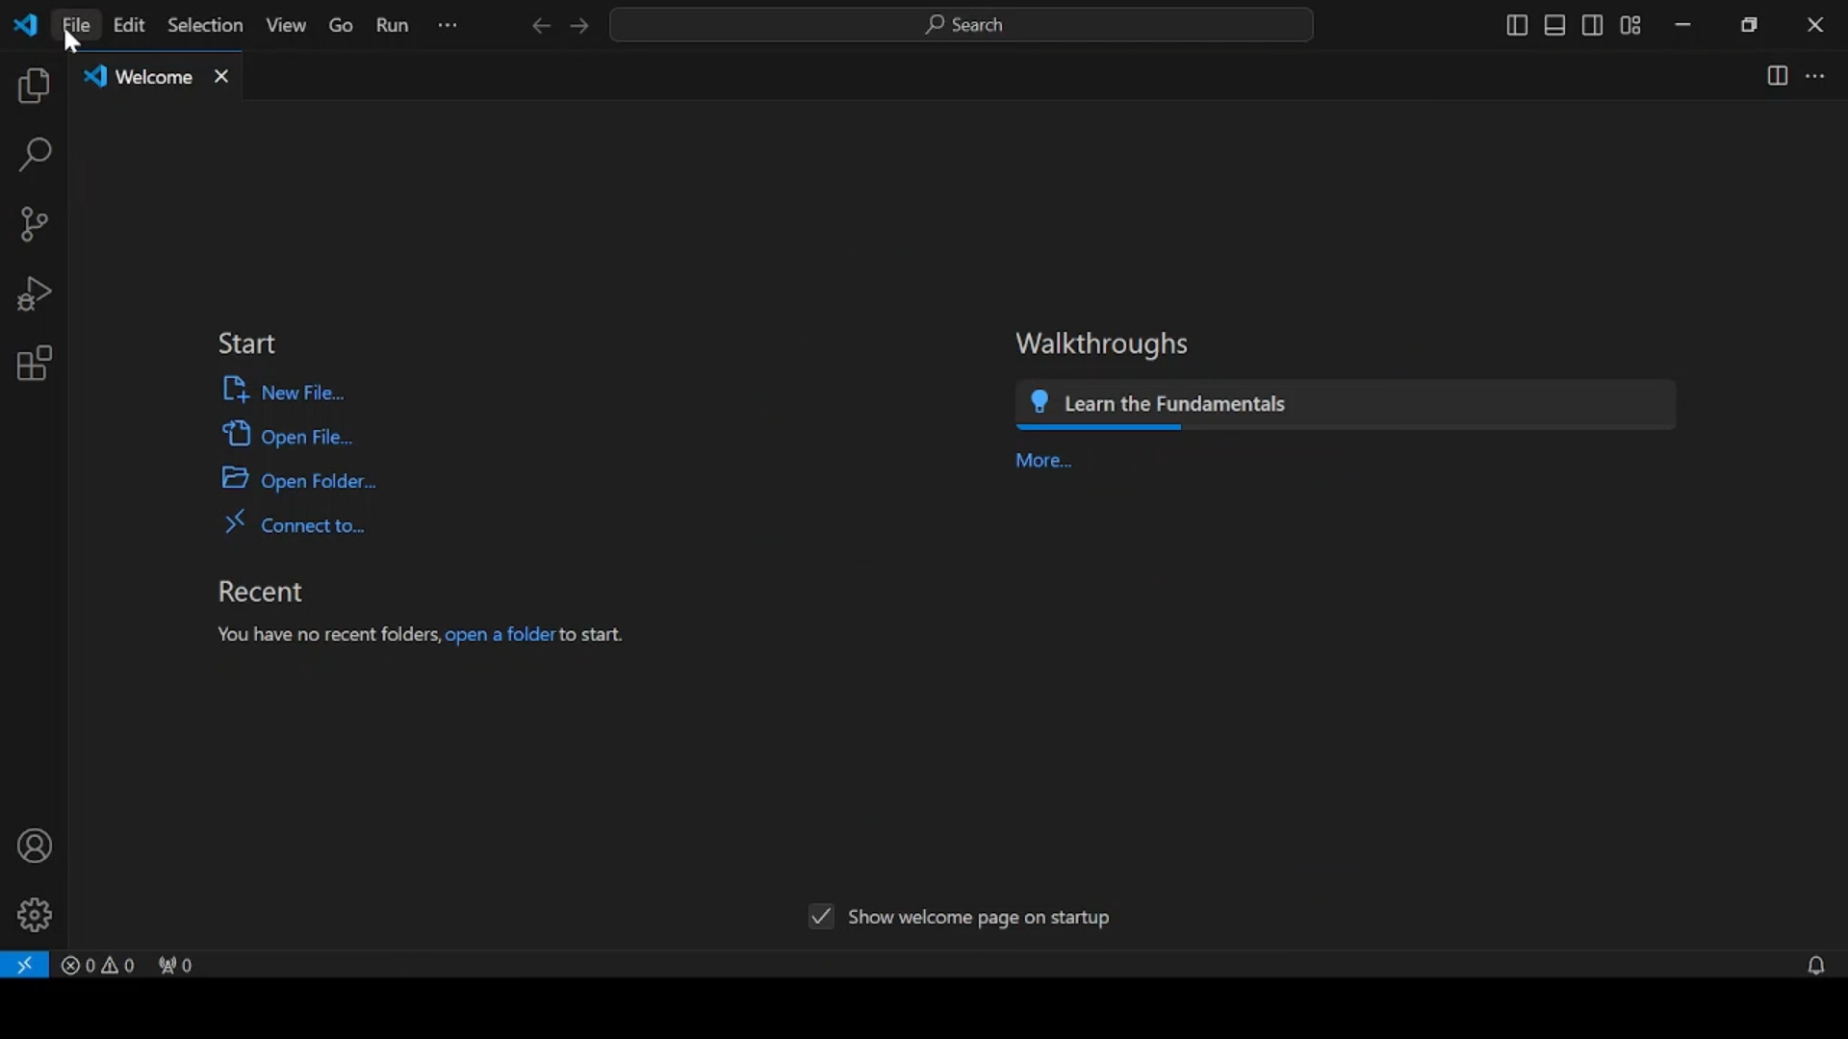 The height and width of the screenshot is (1039, 1848). What do you see at coordinates (579, 26) in the screenshot?
I see `next` at bounding box center [579, 26].